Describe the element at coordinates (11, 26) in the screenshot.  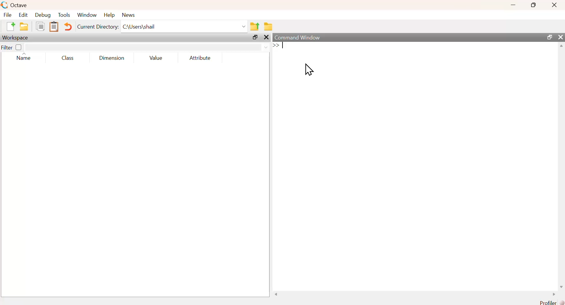
I see `New File` at that location.